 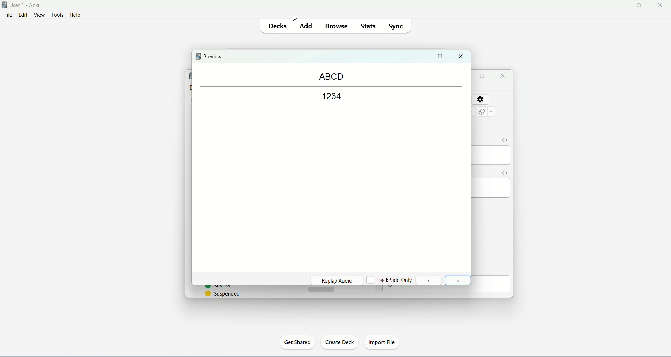 I want to click on close, so click(x=504, y=76).